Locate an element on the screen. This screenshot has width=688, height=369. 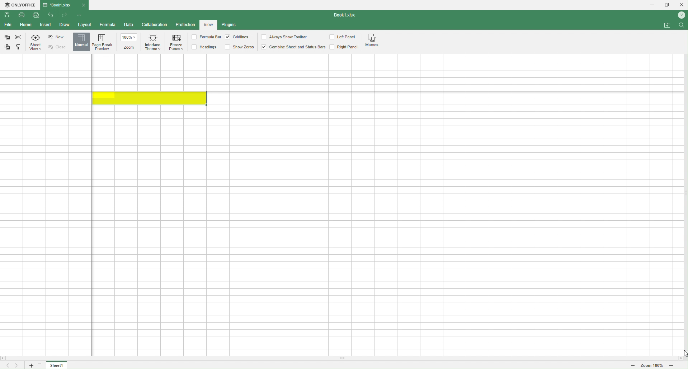
Show zeros is located at coordinates (240, 47).